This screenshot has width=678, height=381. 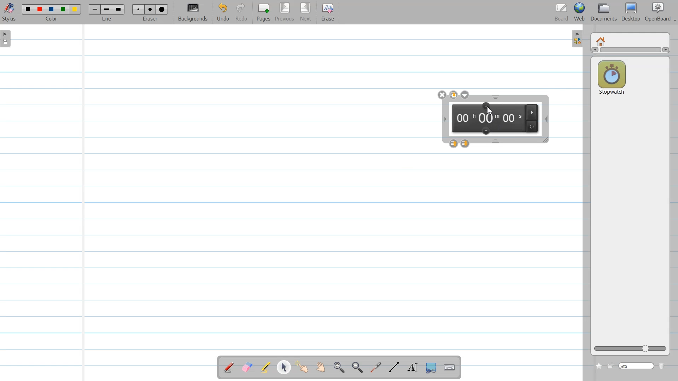 I want to click on Sidebar, so click(x=576, y=39).